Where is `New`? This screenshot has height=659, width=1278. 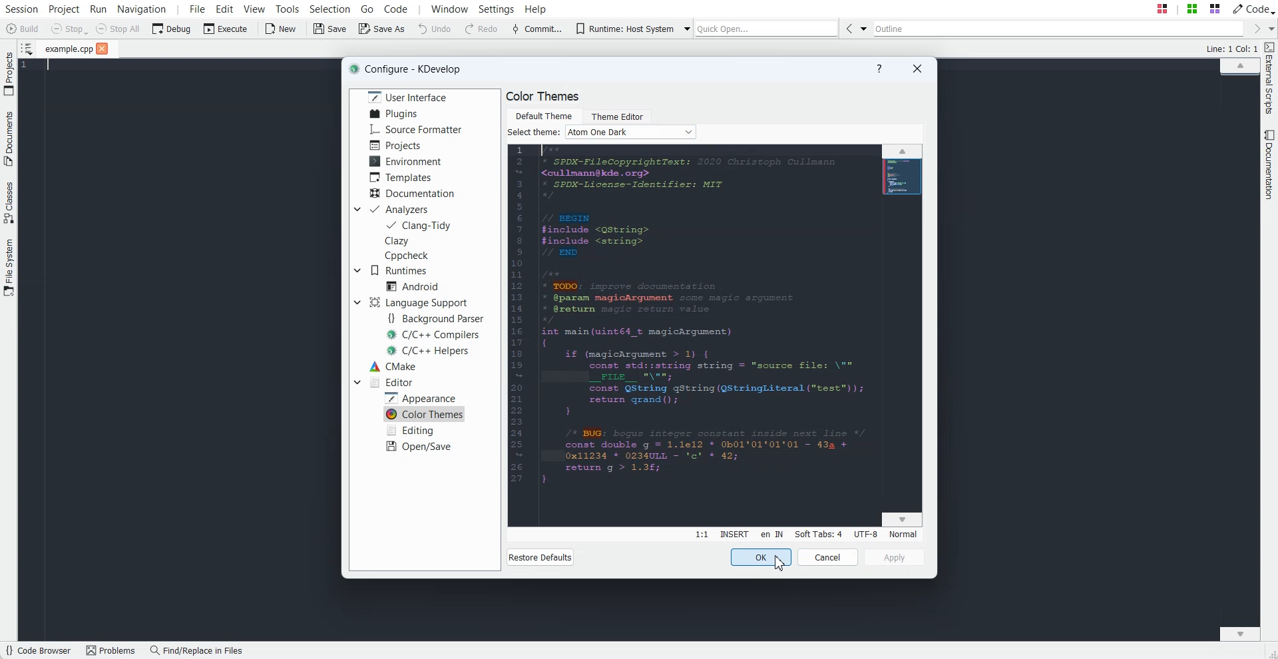
New is located at coordinates (282, 29).